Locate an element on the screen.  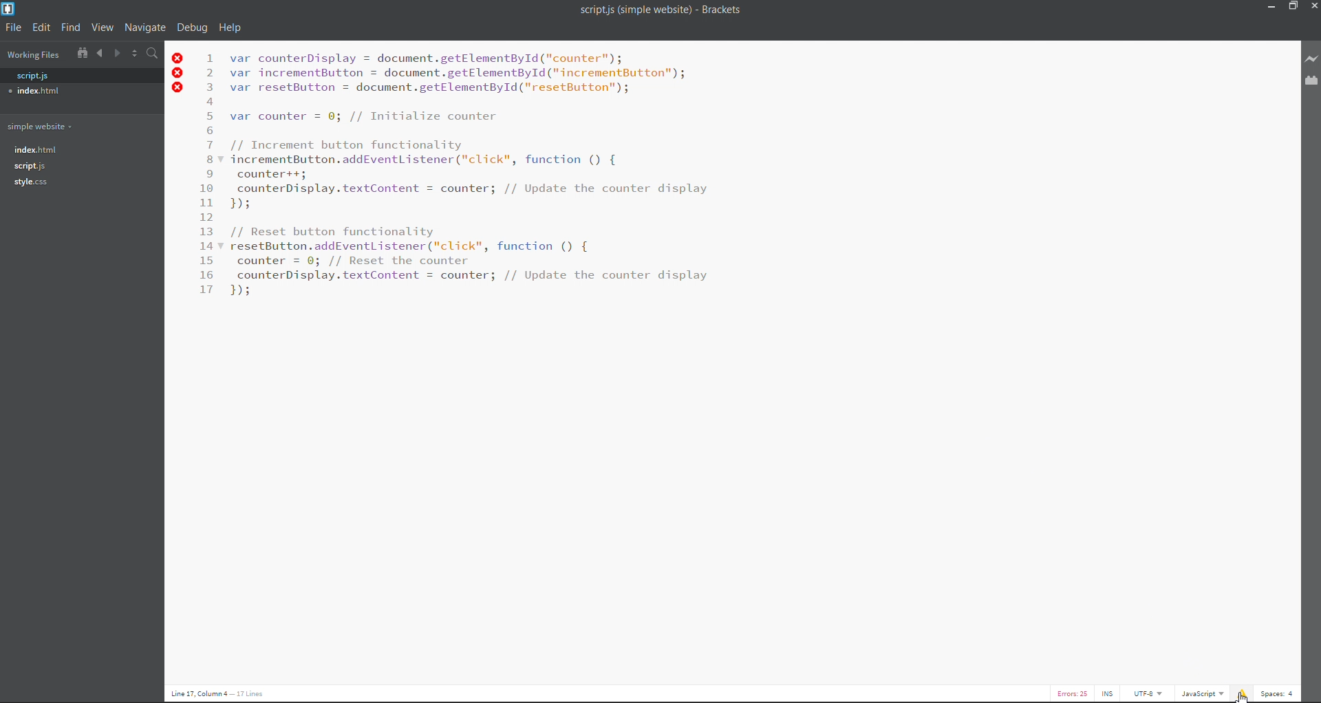
navigate backward is located at coordinates (99, 54).